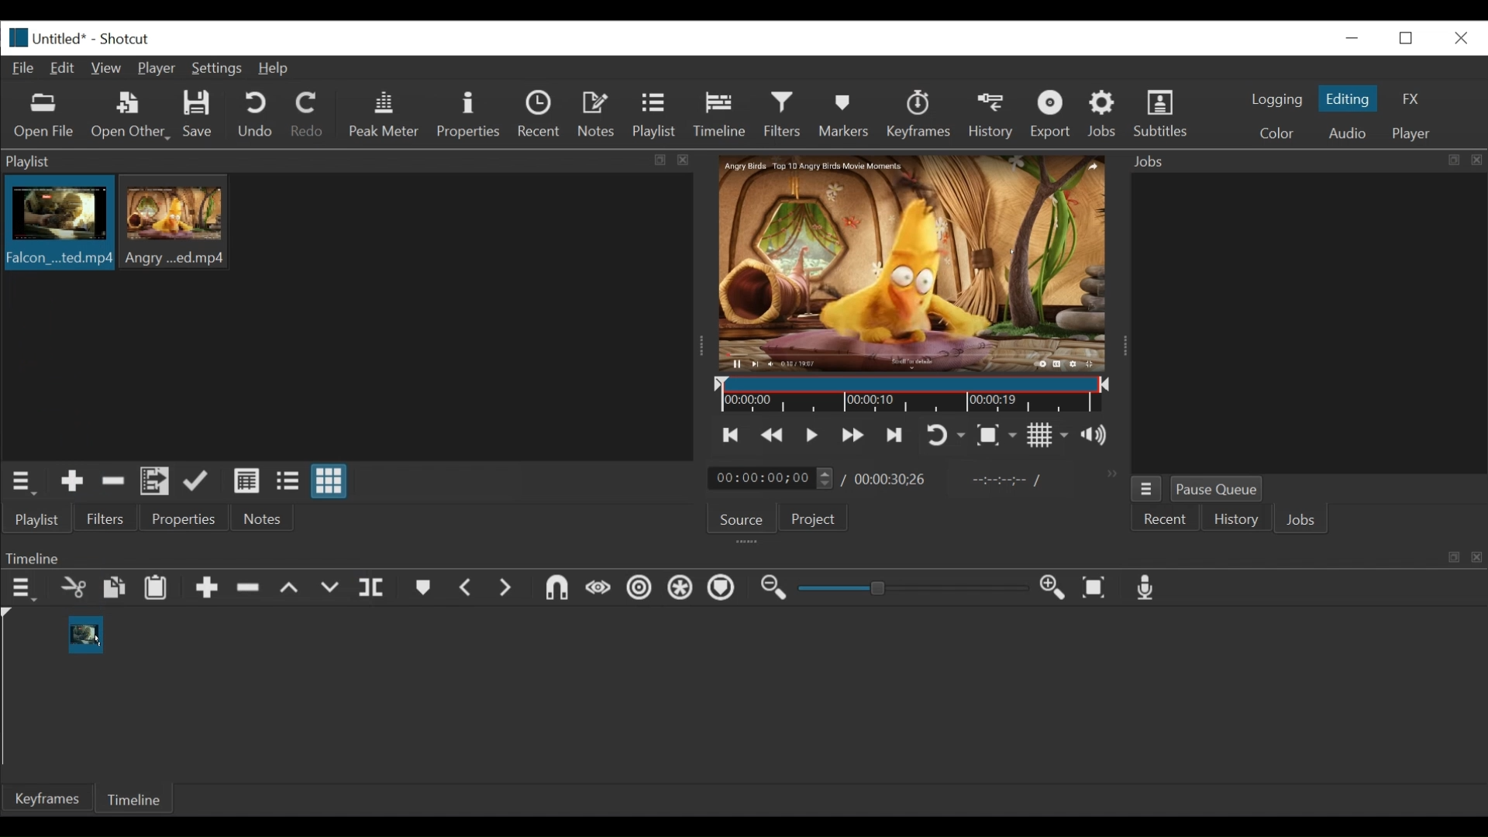  What do you see at coordinates (1459, 36) in the screenshot?
I see `close` at bounding box center [1459, 36].